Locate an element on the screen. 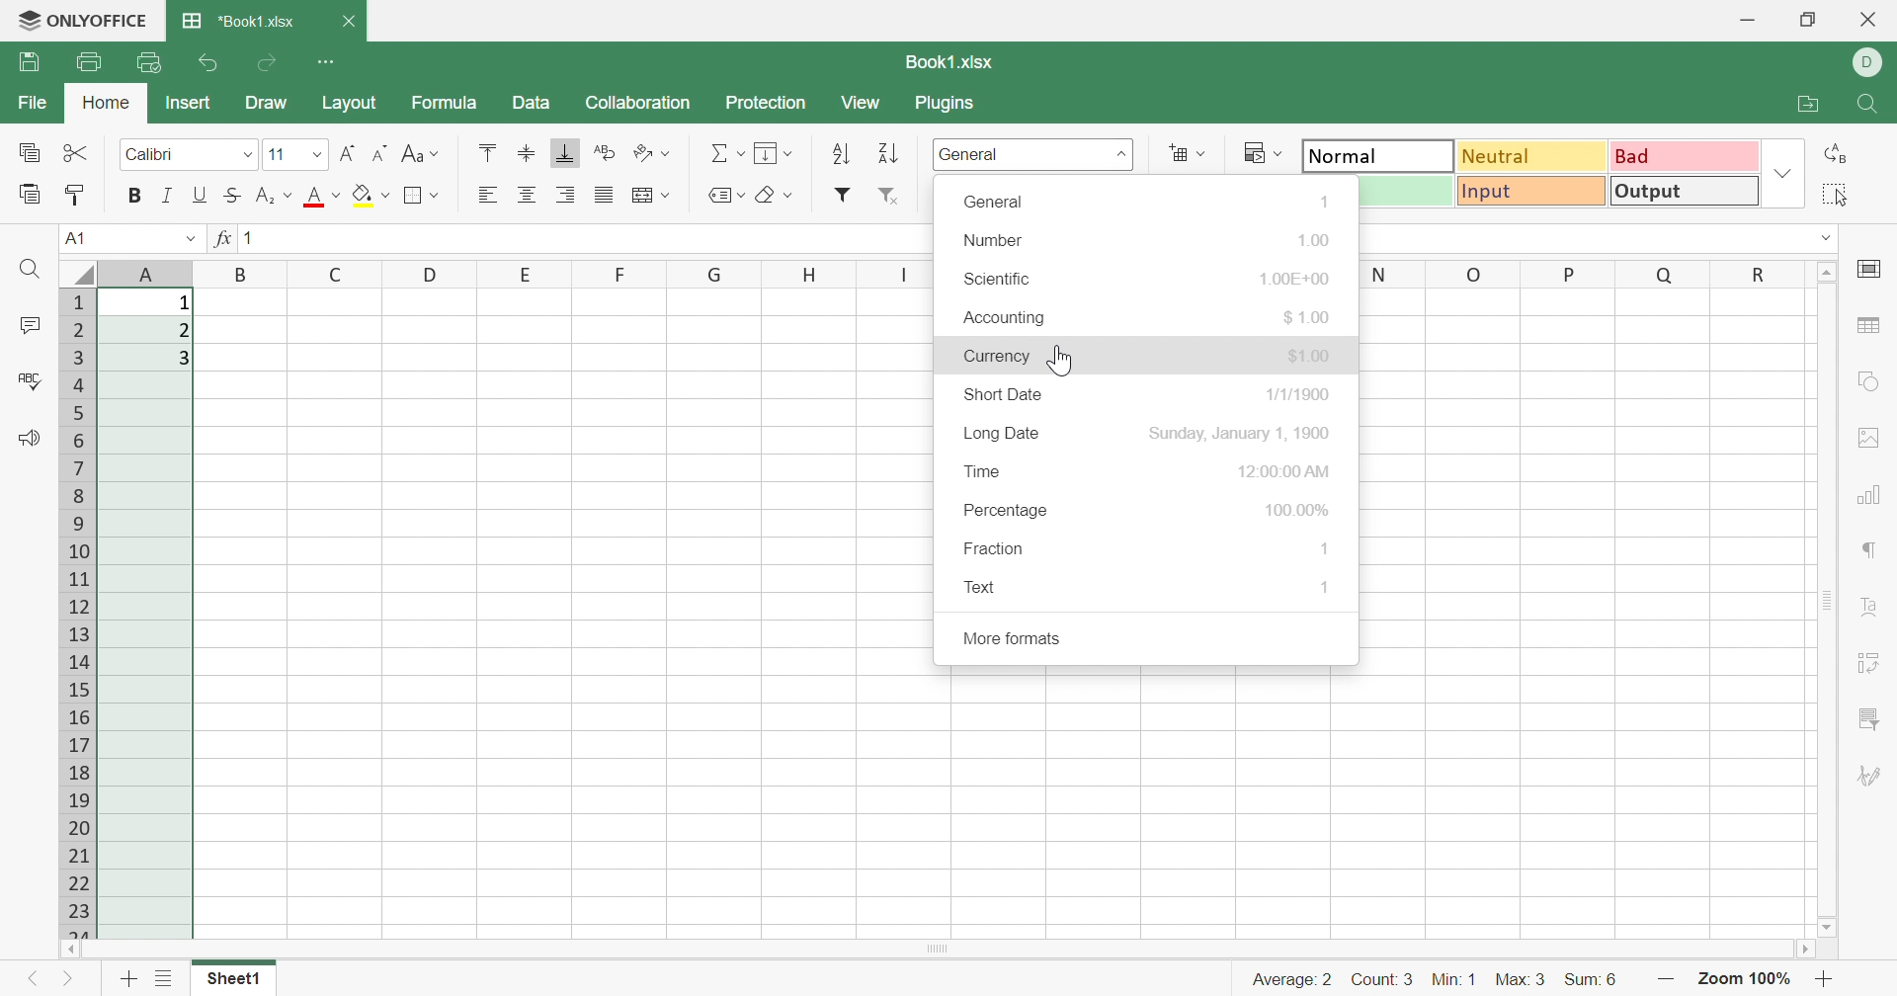 This screenshot has width=1897, height=996. Align middle is located at coordinates (526, 151).